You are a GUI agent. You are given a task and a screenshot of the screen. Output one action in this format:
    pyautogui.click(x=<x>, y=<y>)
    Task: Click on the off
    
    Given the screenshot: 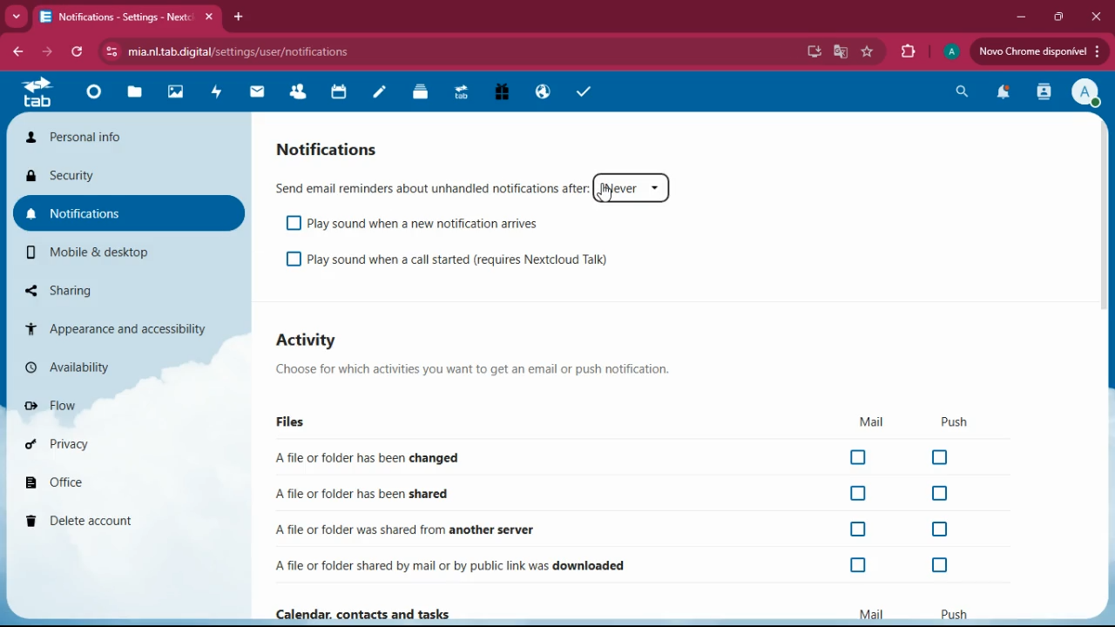 What is the action you would take?
    pyautogui.click(x=939, y=566)
    